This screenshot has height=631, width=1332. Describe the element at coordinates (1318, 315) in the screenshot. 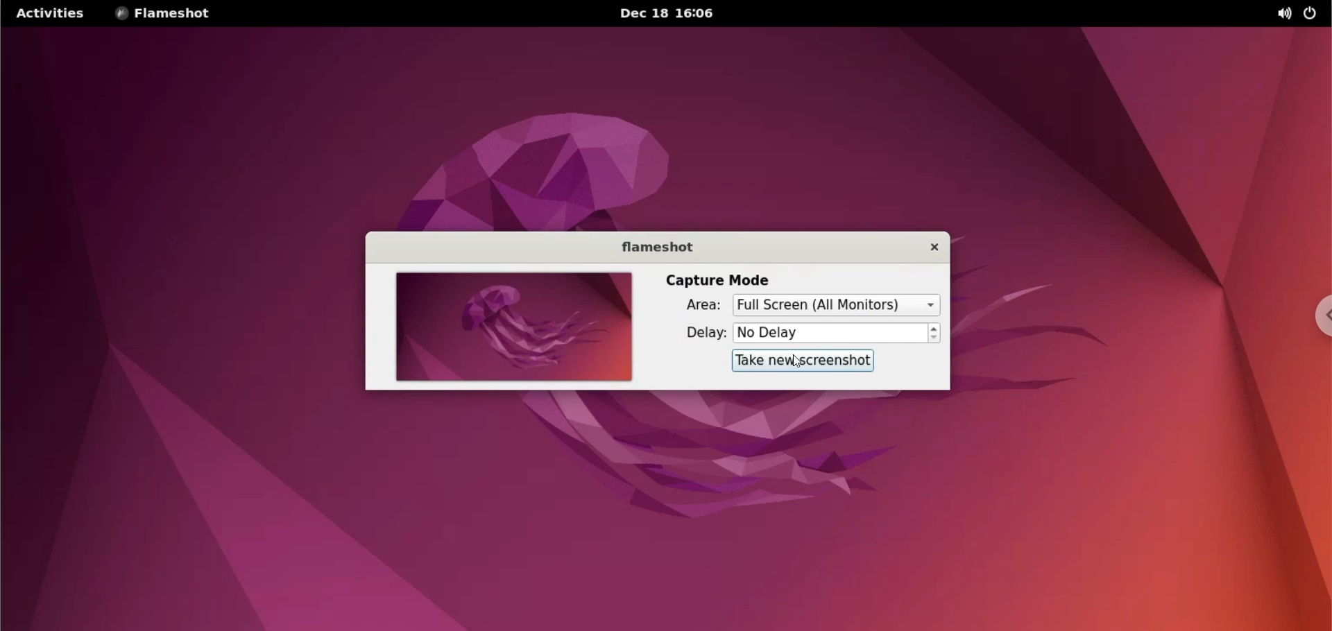

I see `chrome options` at that location.